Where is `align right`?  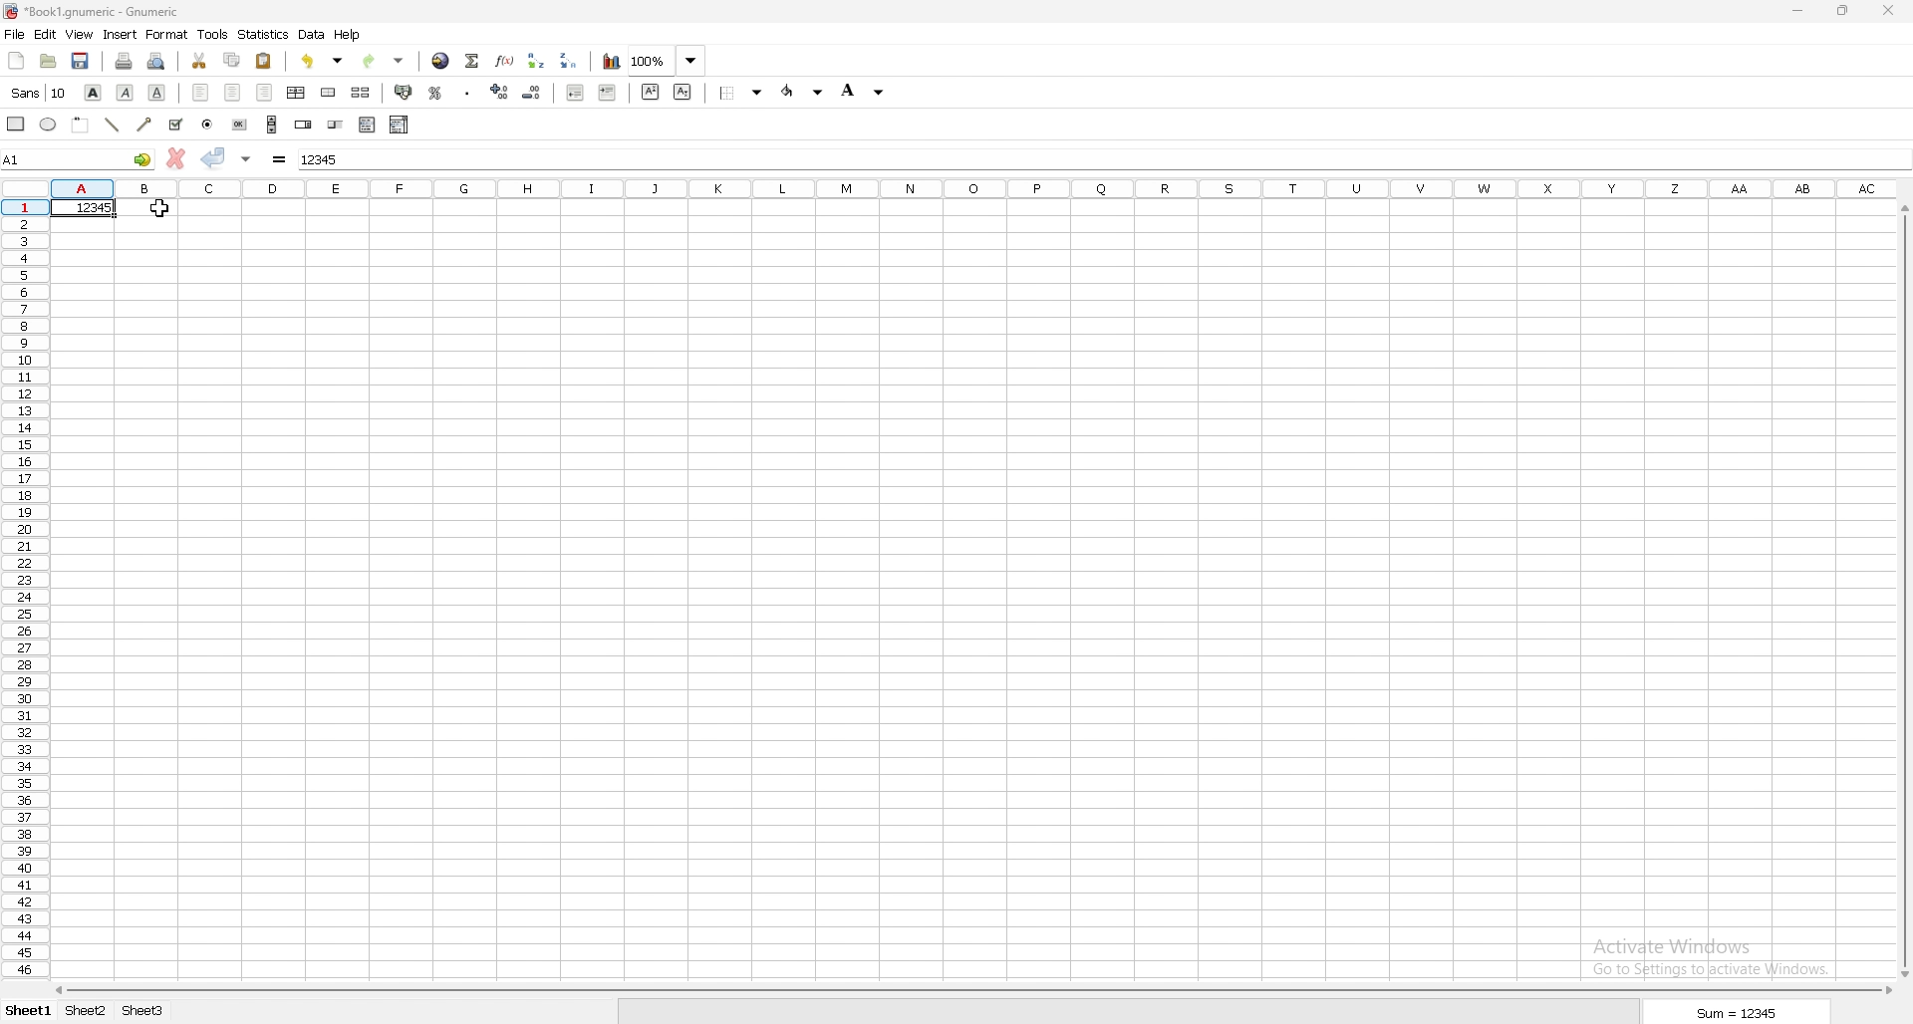
align right is located at coordinates (263, 93).